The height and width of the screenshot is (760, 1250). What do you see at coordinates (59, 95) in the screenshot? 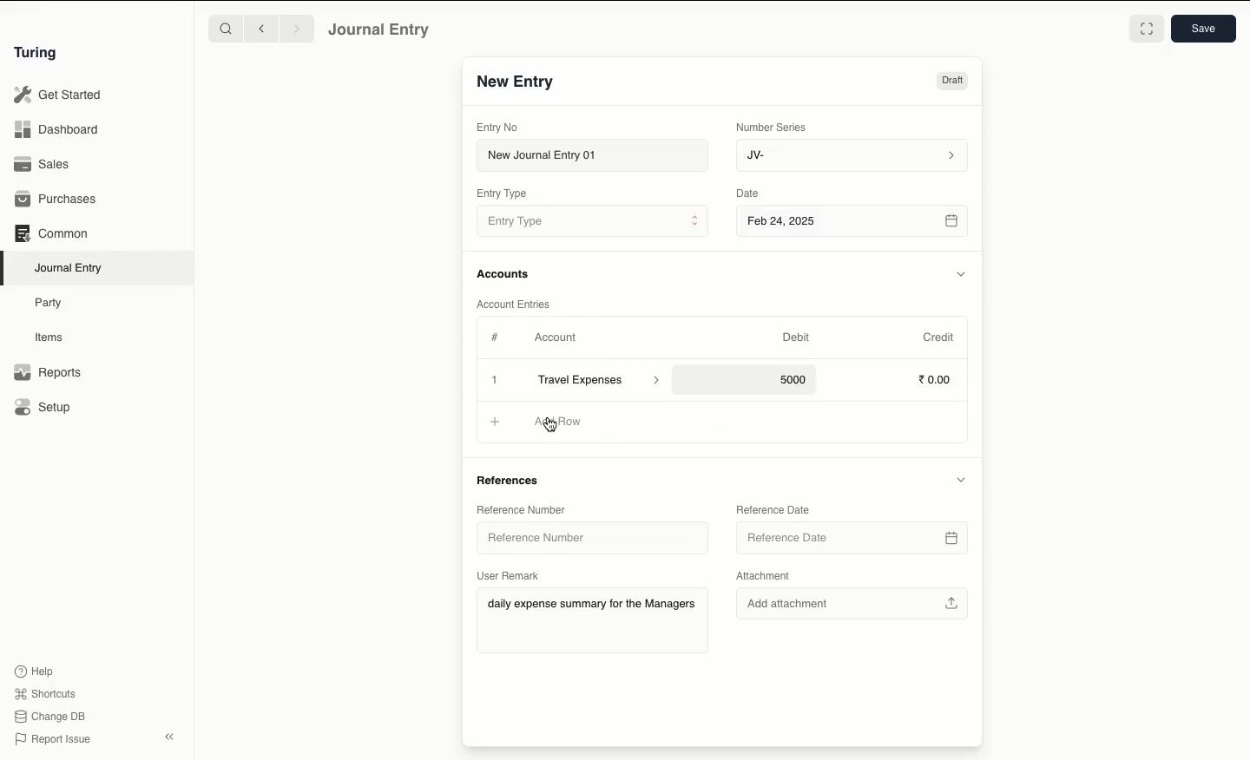
I see `Get Started` at bounding box center [59, 95].